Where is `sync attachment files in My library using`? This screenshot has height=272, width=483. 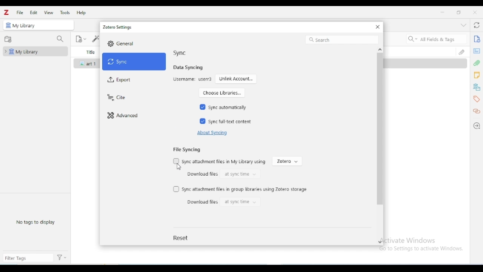 sync attachment files in My library using is located at coordinates (224, 162).